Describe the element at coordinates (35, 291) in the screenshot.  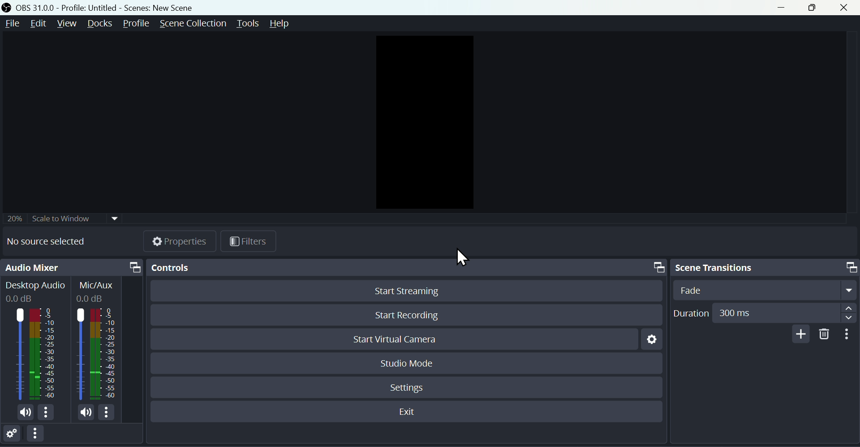
I see `Desktop Audio` at that location.